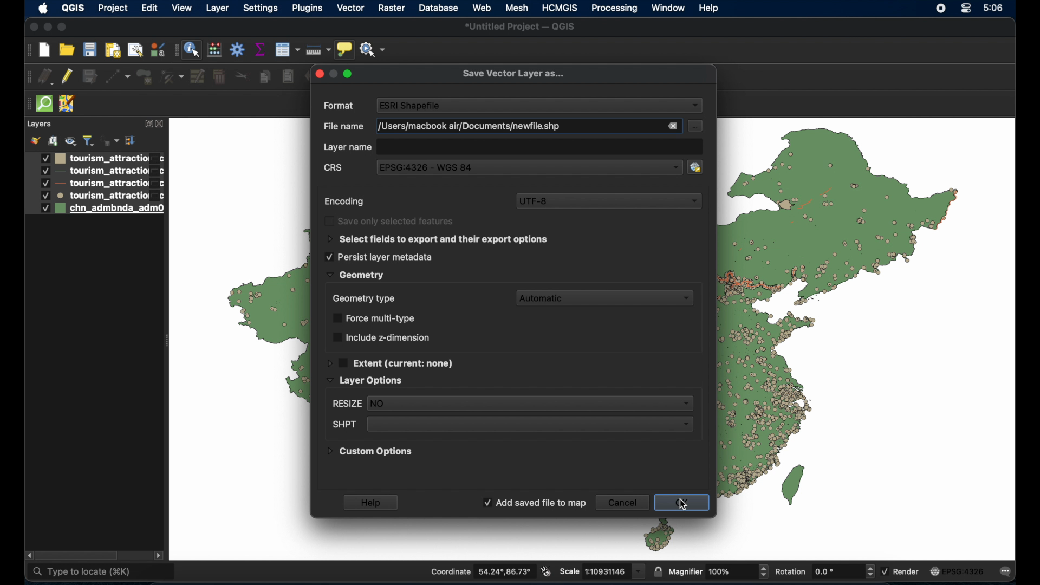  What do you see at coordinates (516, 8) in the screenshot?
I see `mesh` at bounding box center [516, 8].